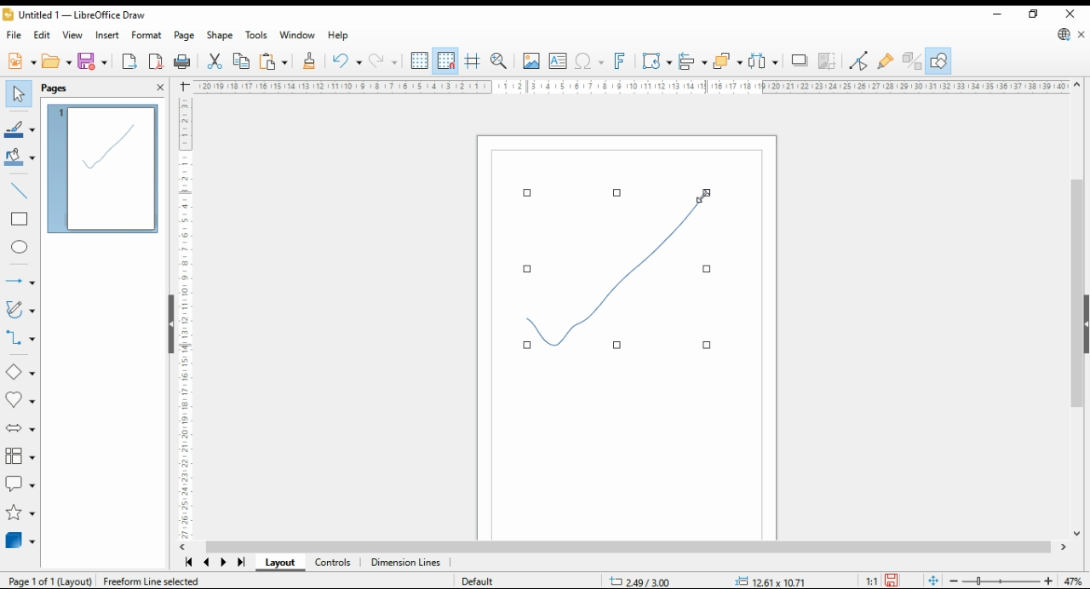 This screenshot has height=589, width=1090. What do you see at coordinates (499, 62) in the screenshot?
I see `zoom and pan` at bounding box center [499, 62].